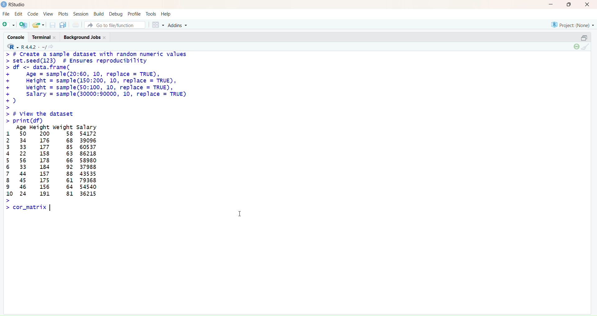  Describe the element at coordinates (116, 14) in the screenshot. I see `Debug` at that location.